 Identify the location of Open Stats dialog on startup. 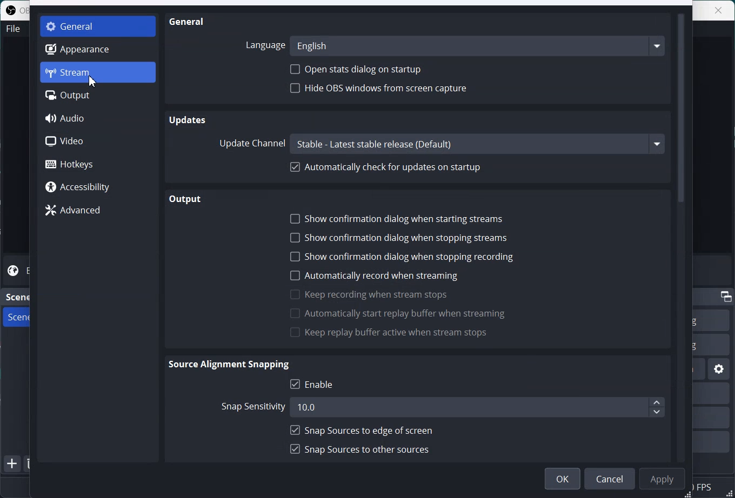
(355, 69).